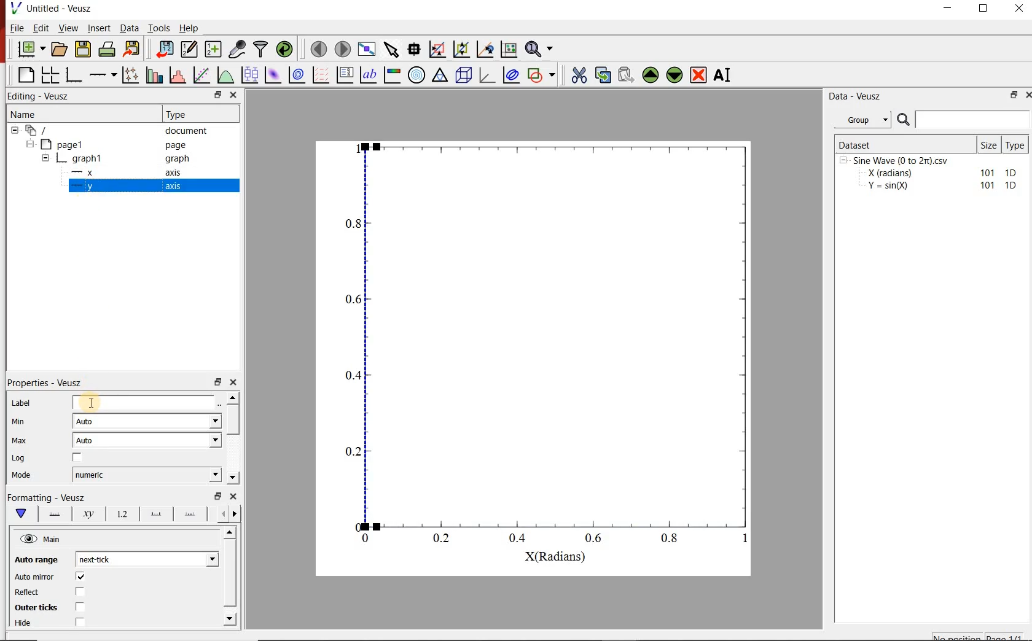 Image resolution: width=1032 pixels, height=641 pixels. Describe the element at coordinates (990, 144) in the screenshot. I see `Size` at that location.